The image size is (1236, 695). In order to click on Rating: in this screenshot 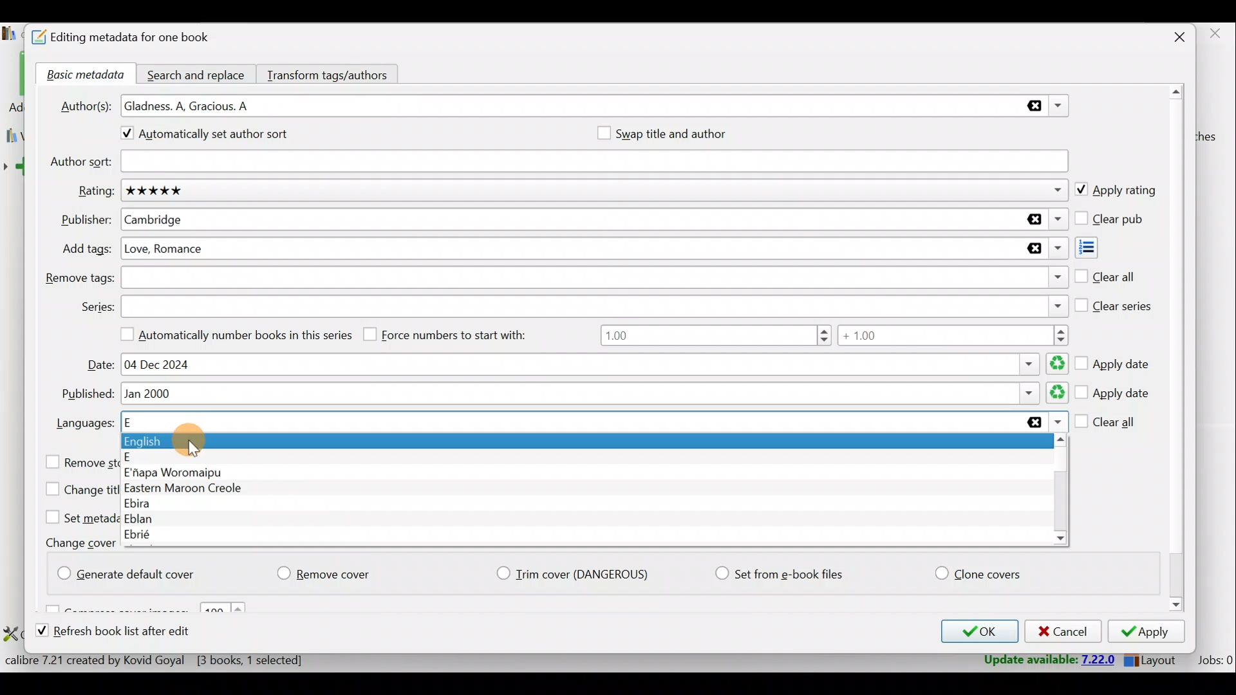, I will do `click(95, 191)`.